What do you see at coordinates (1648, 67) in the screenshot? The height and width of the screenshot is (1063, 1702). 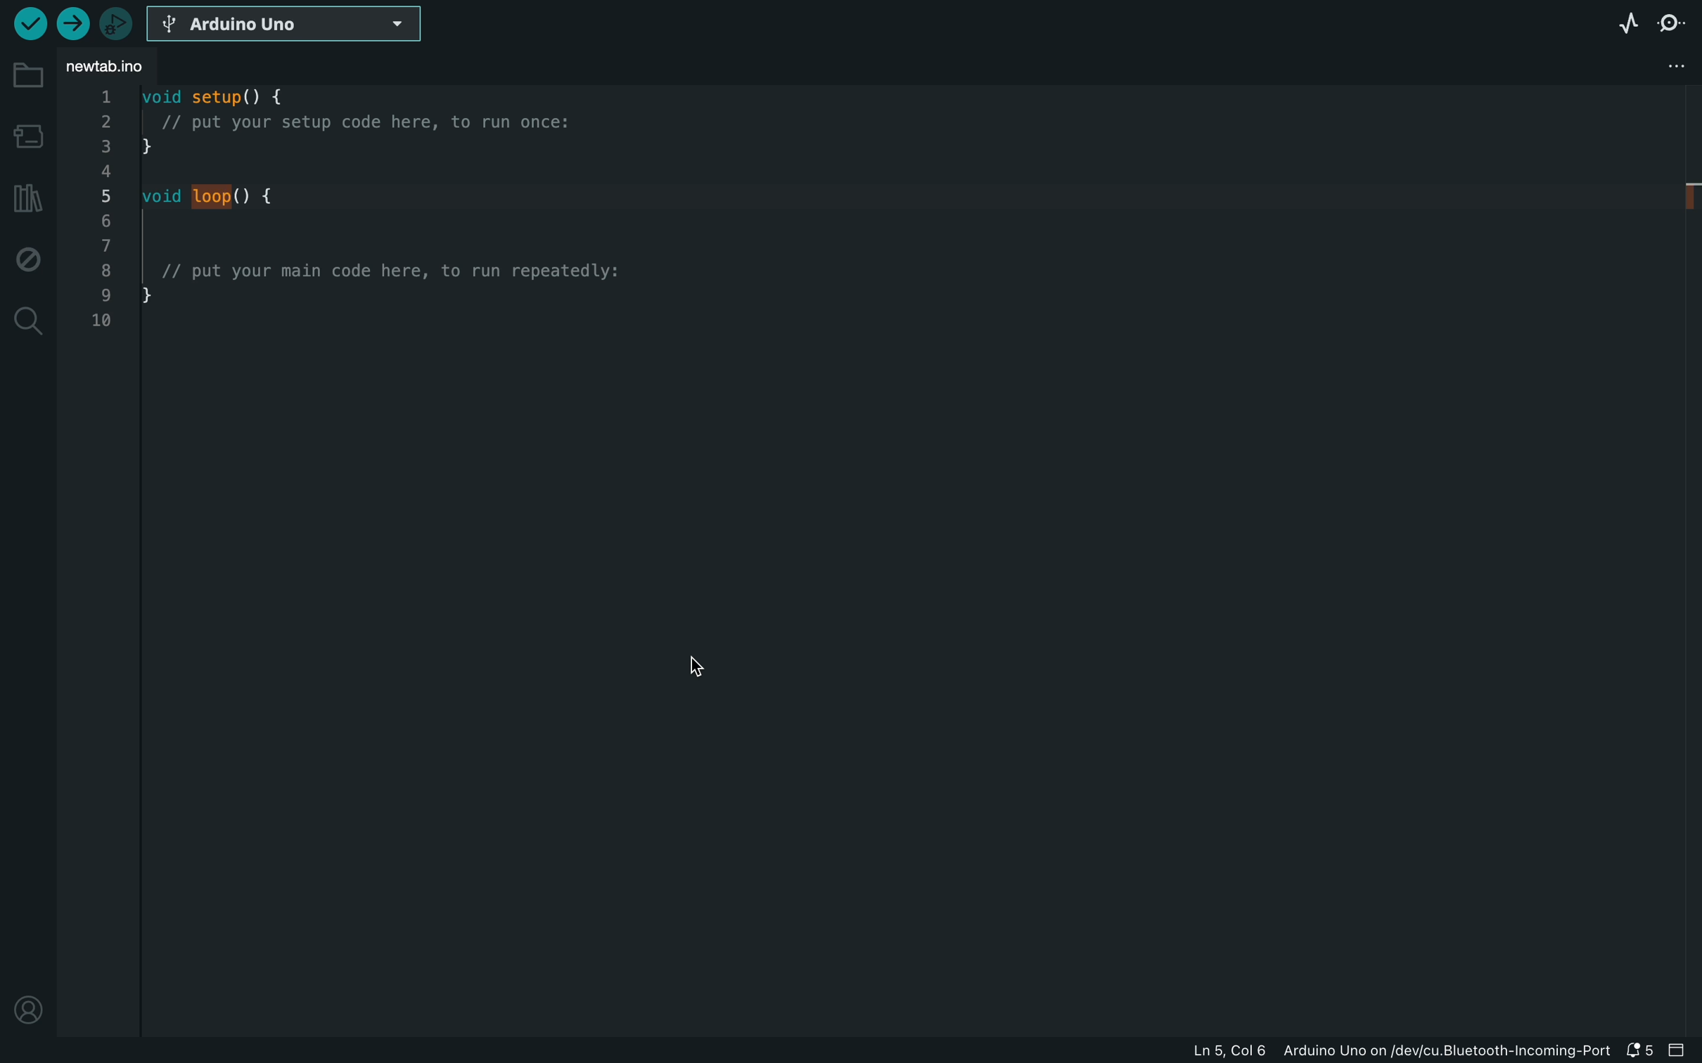 I see `file setting` at bounding box center [1648, 67].